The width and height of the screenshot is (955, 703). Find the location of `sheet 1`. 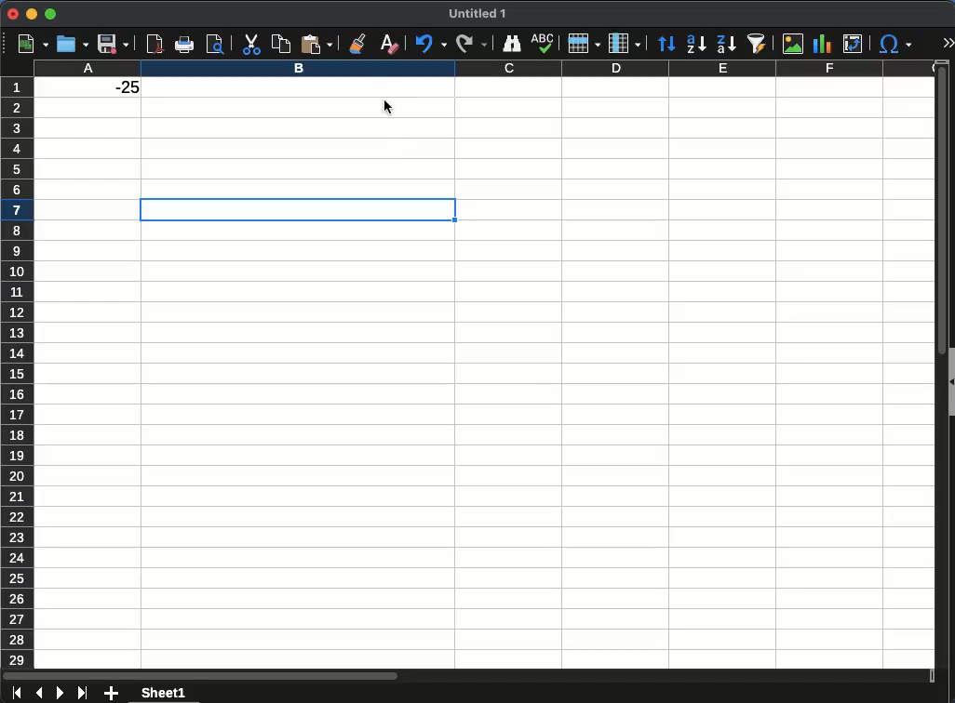

sheet 1 is located at coordinates (162, 692).